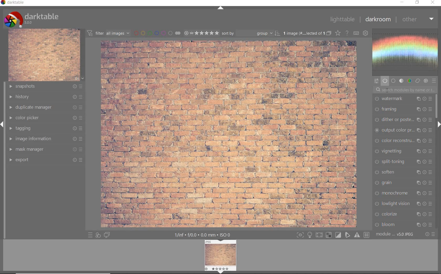  Describe the element at coordinates (404, 183) in the screenshot. I see `grain` at that location.